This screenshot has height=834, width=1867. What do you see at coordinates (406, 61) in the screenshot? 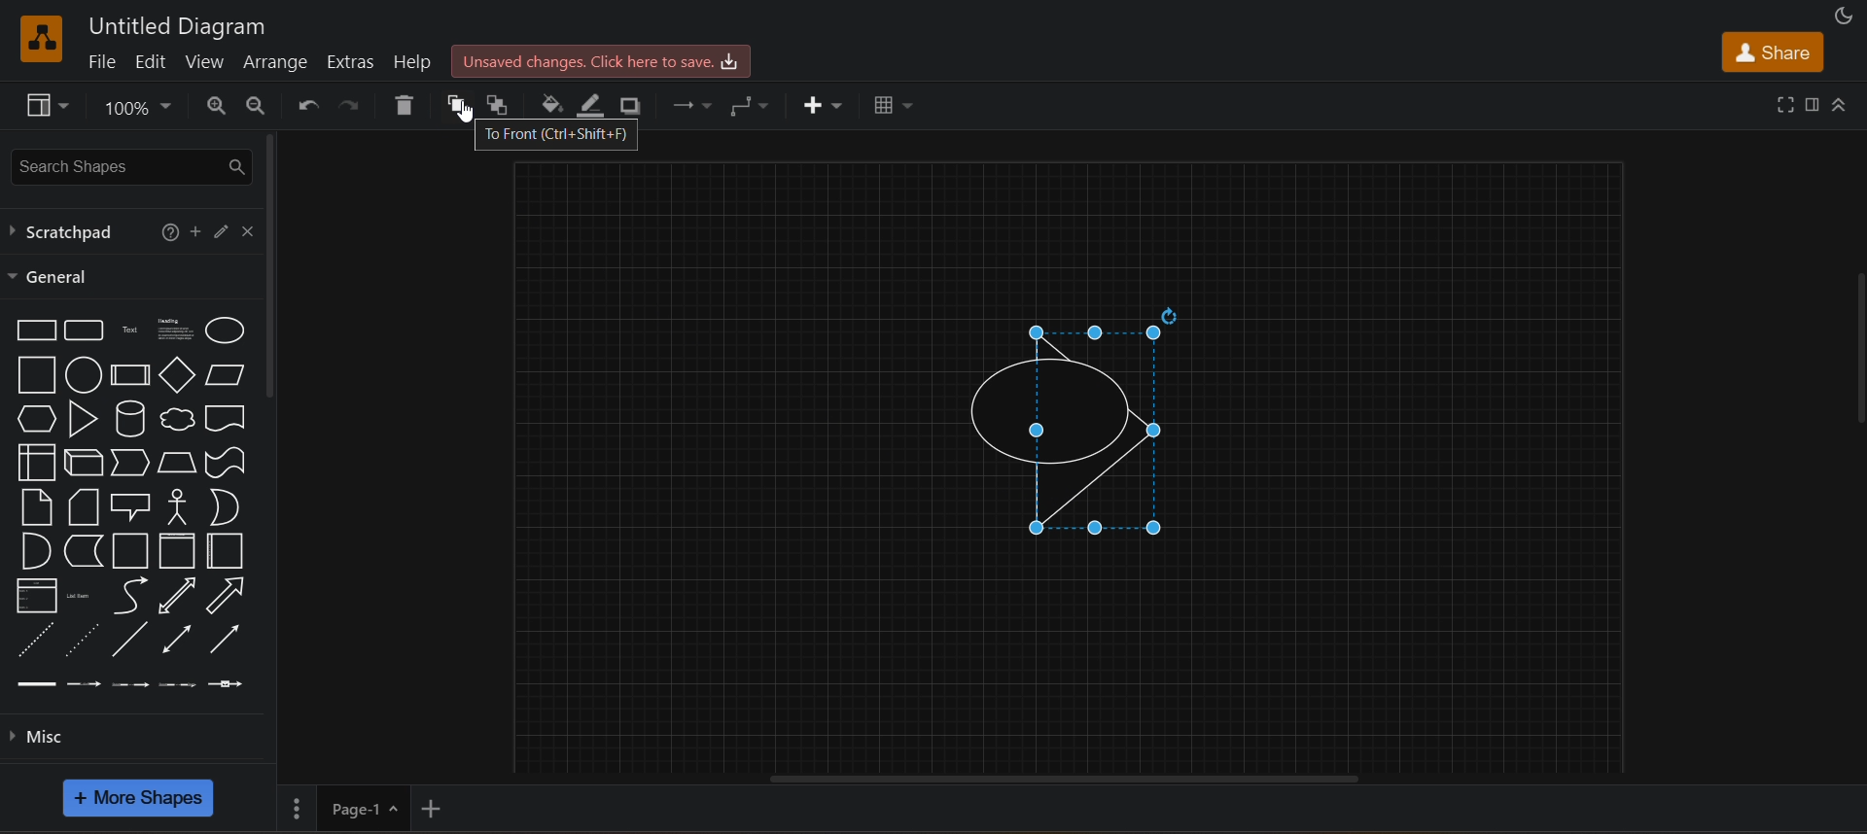
I see `help` at bounding box center [406, 61].